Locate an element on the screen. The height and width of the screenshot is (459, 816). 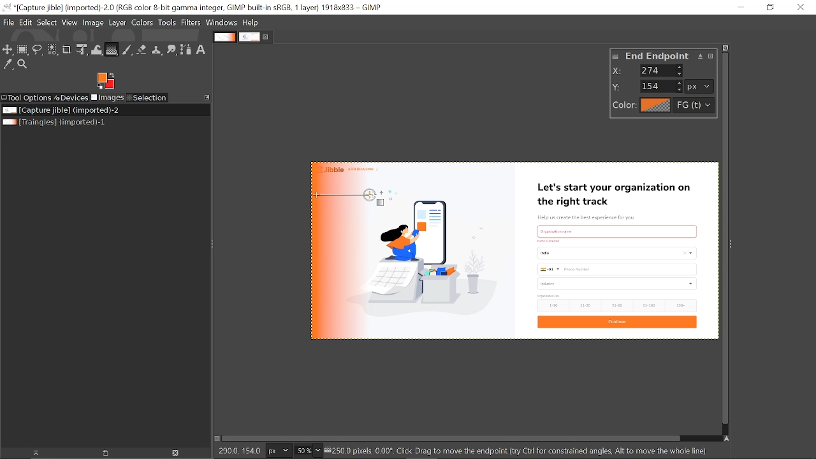
Other tab is located at coordinates (224, 37).